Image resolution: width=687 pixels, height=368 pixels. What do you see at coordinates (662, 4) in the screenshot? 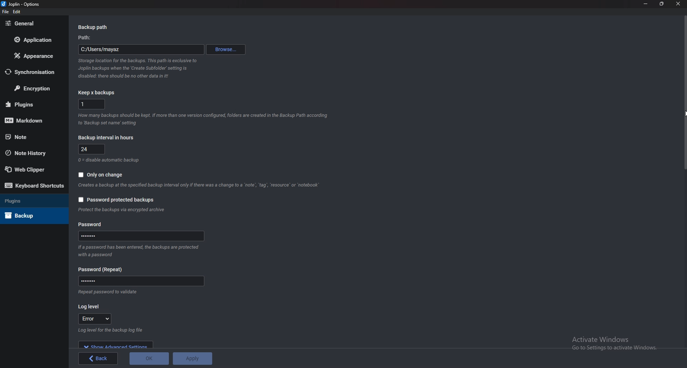
I see `resize` at bounding box center [662, 4].